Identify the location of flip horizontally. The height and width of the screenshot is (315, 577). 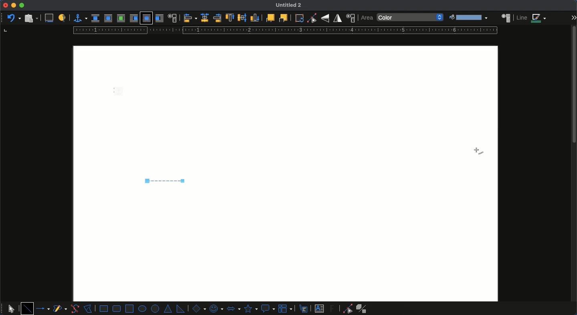
(338, 18).